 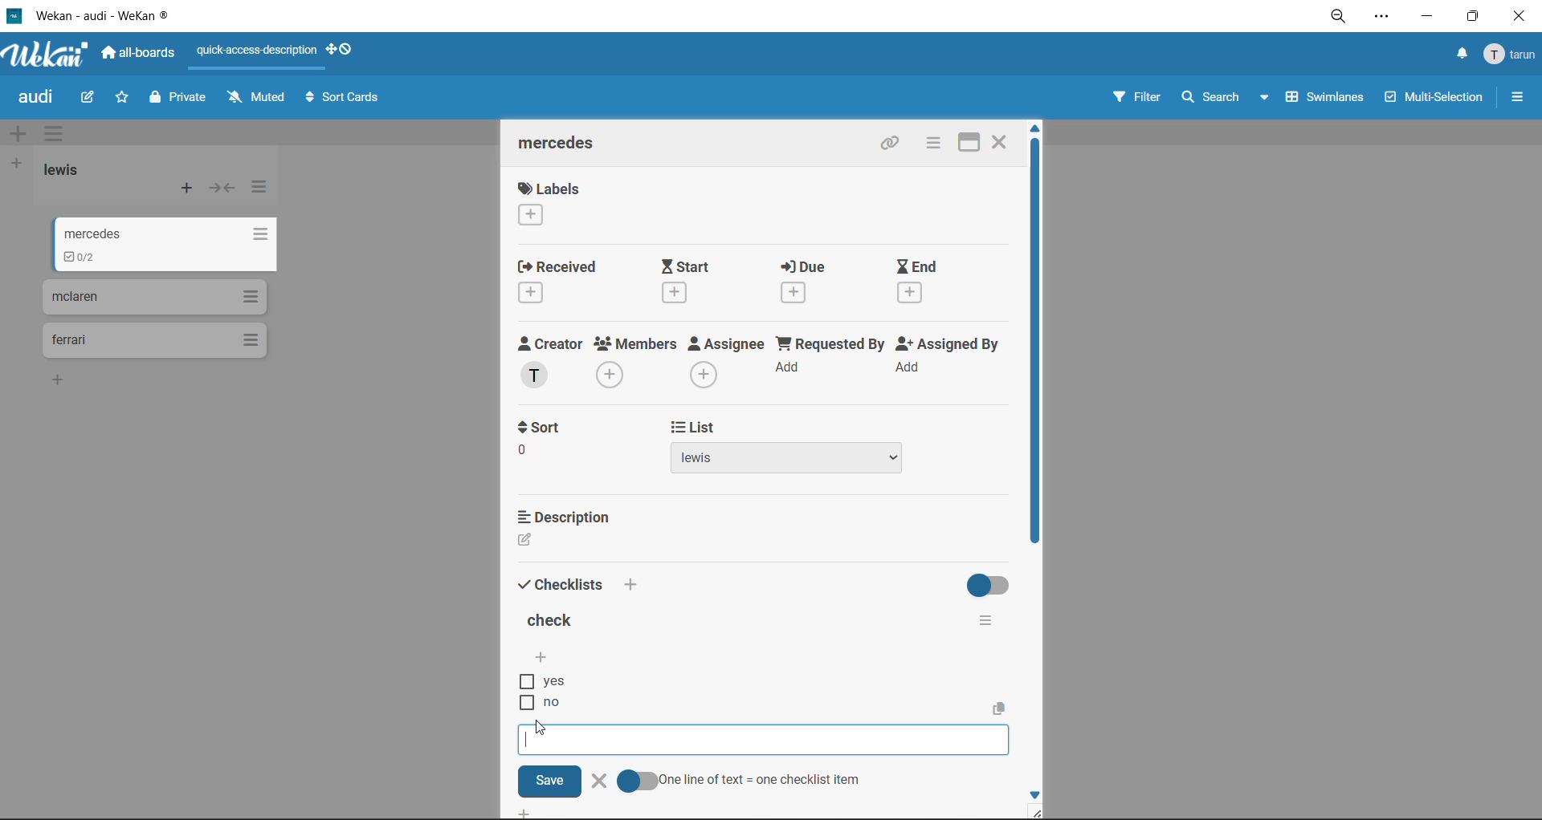 What do you see at coordinates (182, 99) in the screenshot?
I see `private` at bounding box center [182, 99].